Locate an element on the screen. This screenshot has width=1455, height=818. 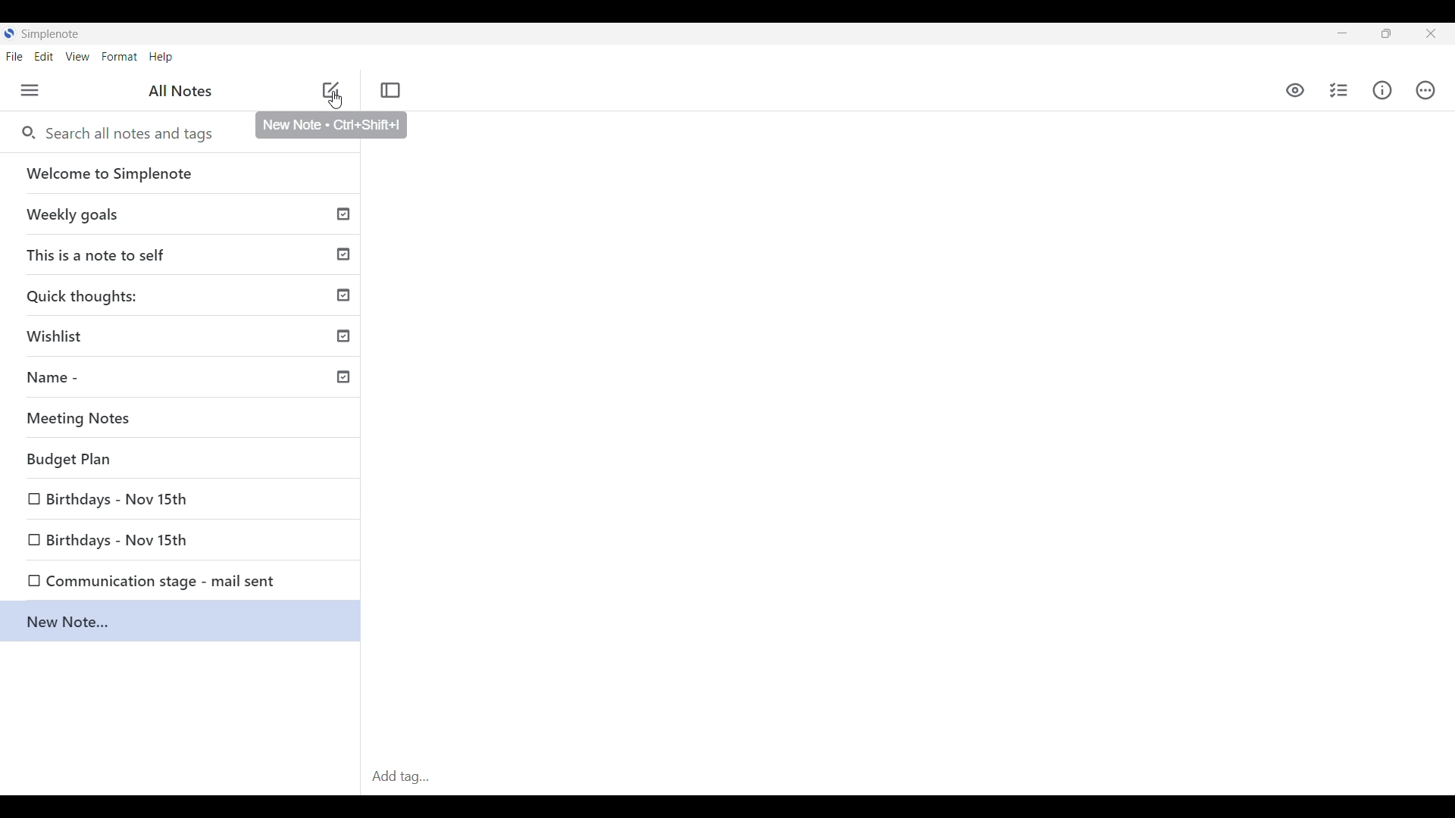
Minimize is located at coordinates (1342, 33).